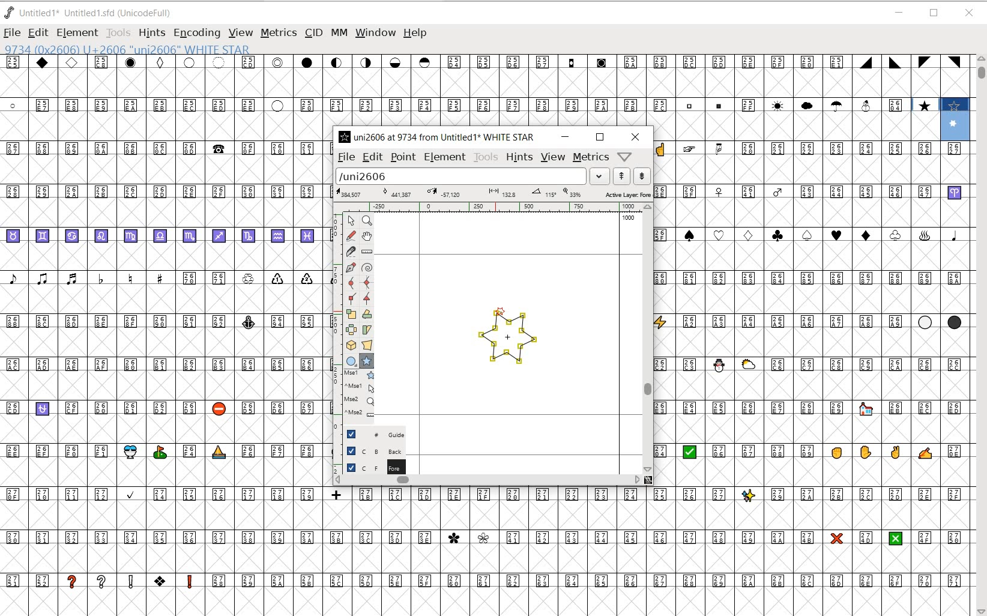 The image size is (987, 616). What do you see at coordinates (438, 136) in the screenshot?
I see `uni2606 at 9734 from Untitled 1* WHITE STAR` at bounding box center [438, 136].